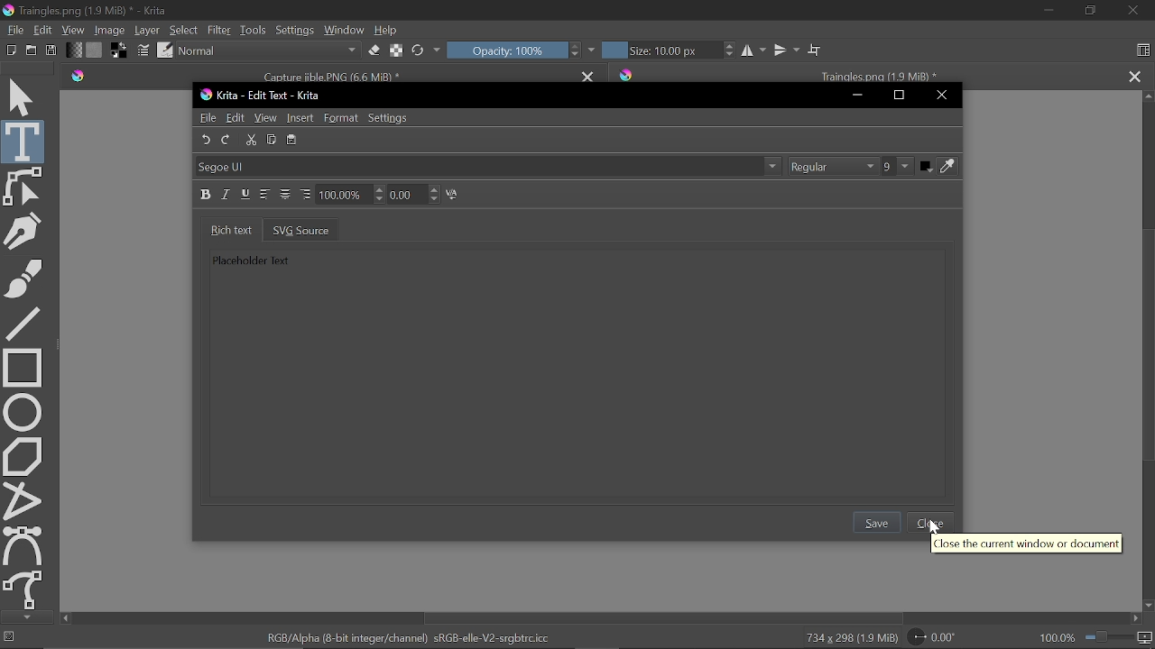  Describe the element at coordinates (345, 32) in the screenshot. I see `Window` at that location.